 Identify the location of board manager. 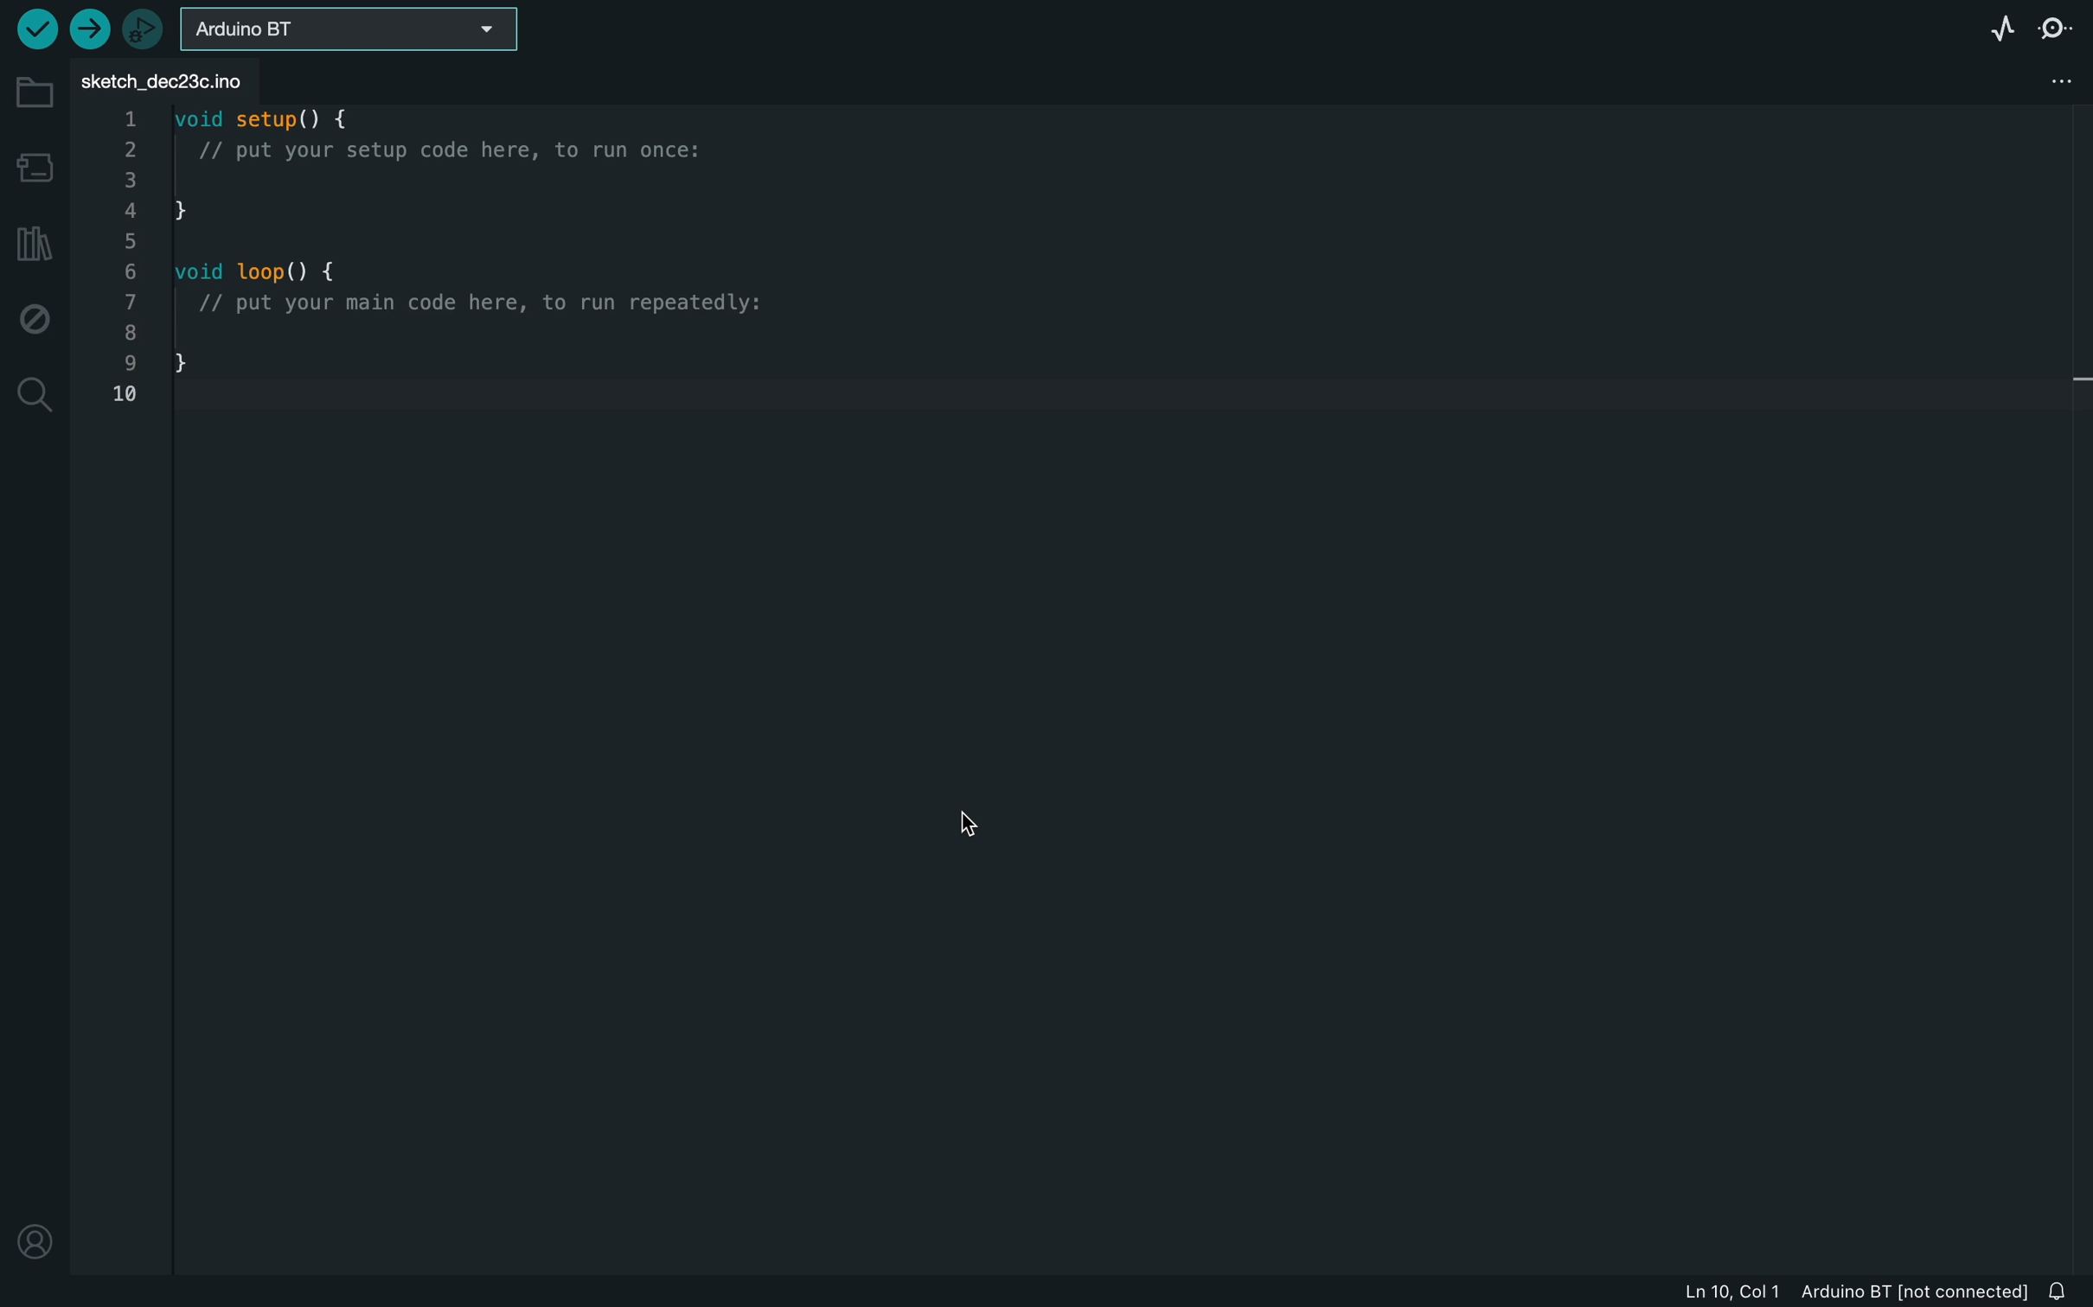
(36, 168).